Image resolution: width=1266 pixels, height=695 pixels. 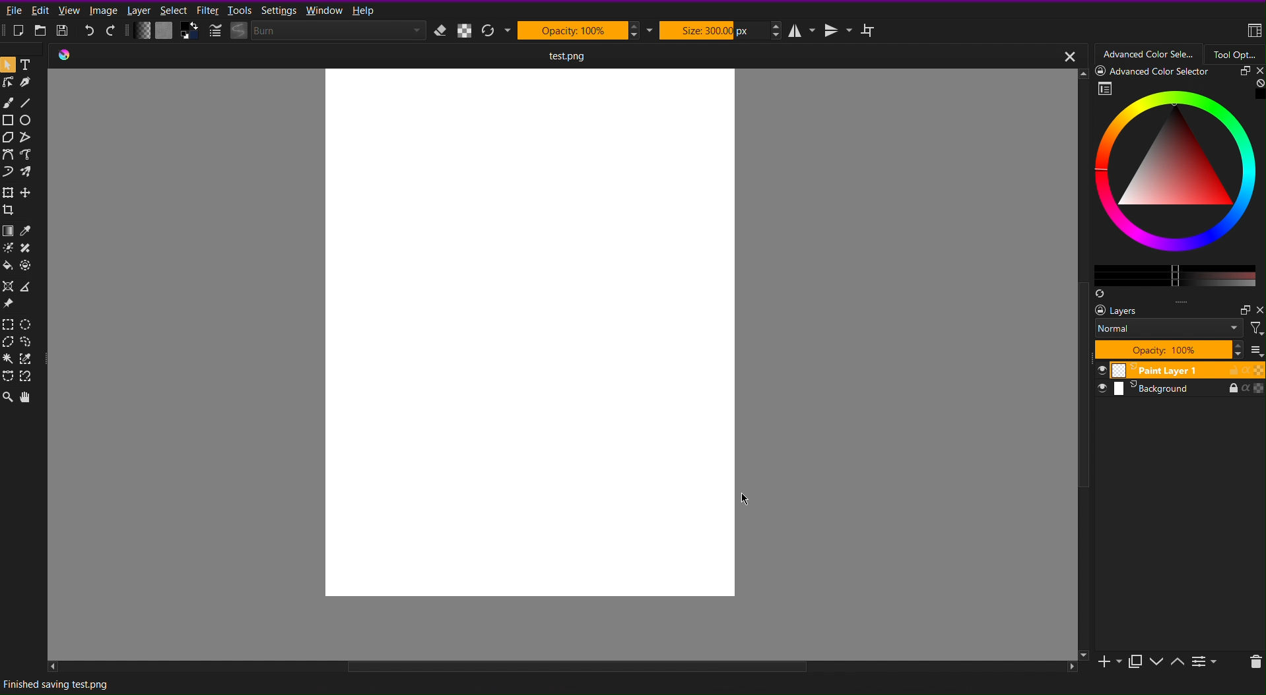 I want to click on Advanced Color Selector, so click(x=1149, y=55).